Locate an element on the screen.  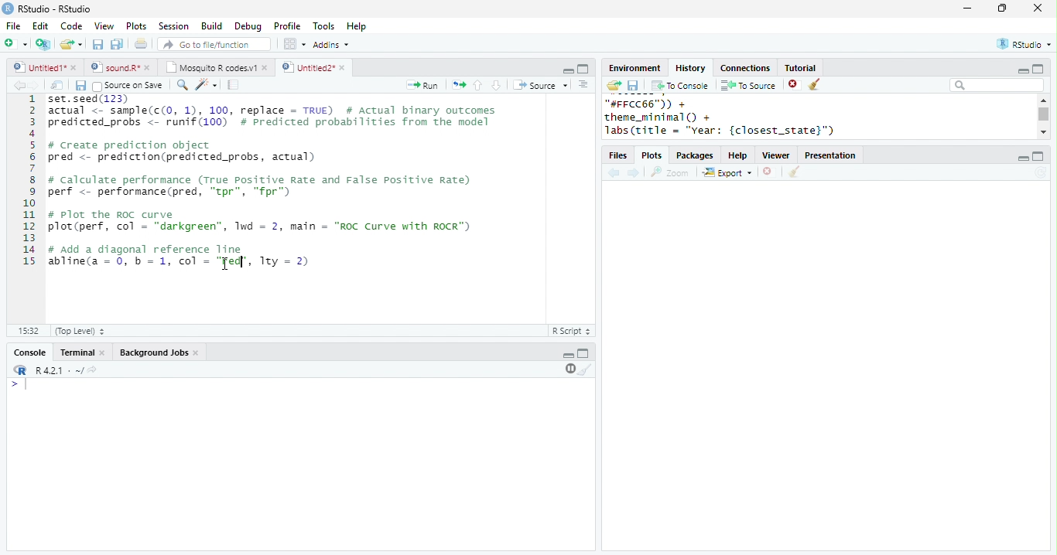
Source is located at coordinates (542, 85).